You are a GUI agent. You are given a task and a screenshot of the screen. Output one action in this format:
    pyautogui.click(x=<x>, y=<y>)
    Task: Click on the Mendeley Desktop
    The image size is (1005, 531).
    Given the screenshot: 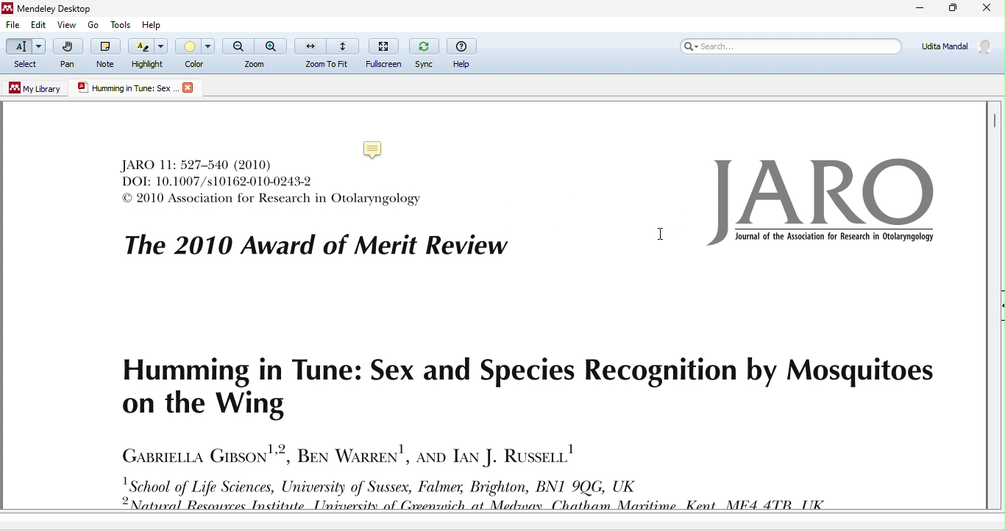 What is the action you would take?
    pyautogui.click(x=66, y=8)
    